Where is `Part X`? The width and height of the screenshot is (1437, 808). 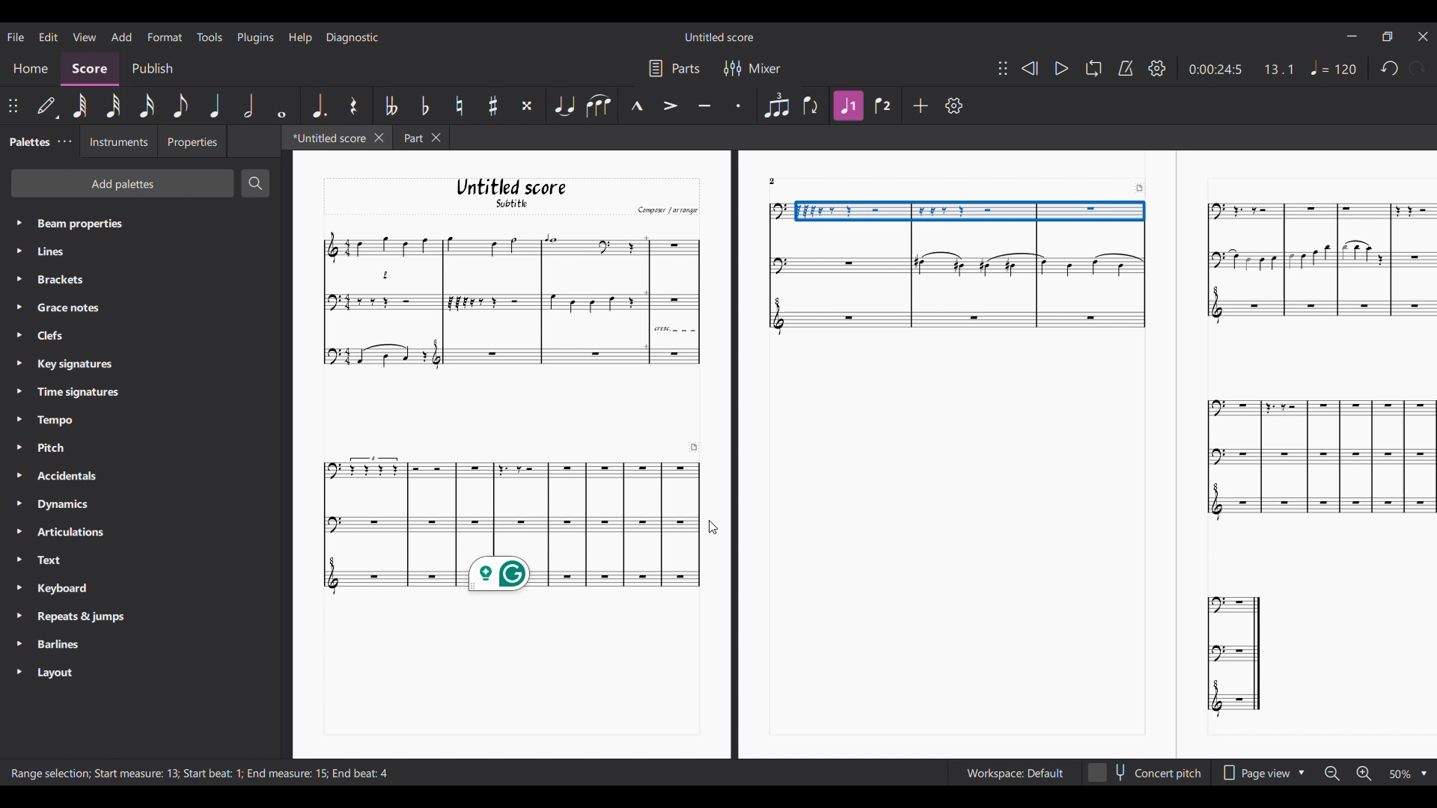 Part X is located at coordinates (421, 138).